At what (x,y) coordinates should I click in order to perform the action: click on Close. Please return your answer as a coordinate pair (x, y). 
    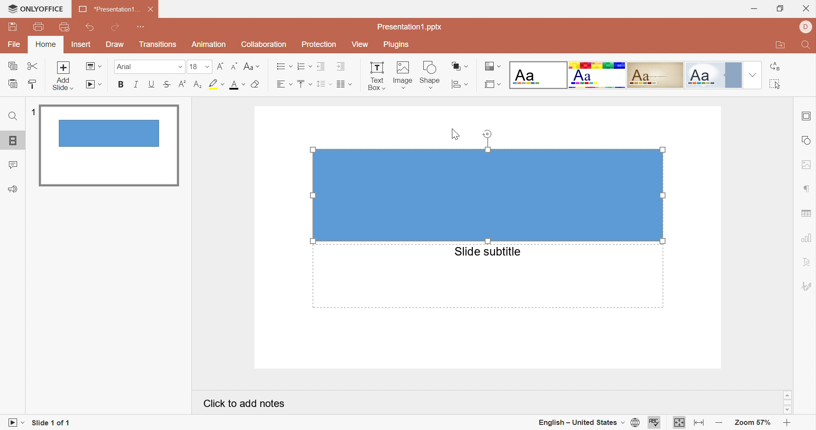
    Looking at the image, I should click on (151, 9).